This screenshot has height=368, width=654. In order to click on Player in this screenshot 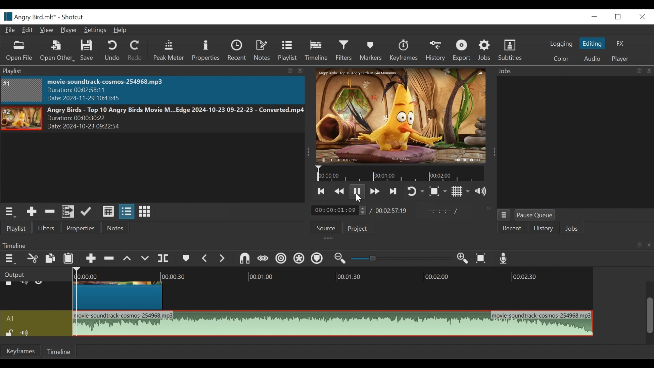, I will do `click(68, 30)`.